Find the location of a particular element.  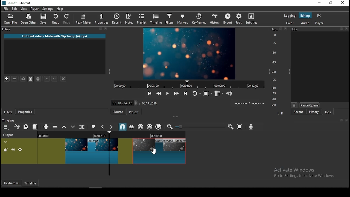

open other is located at coordinates (29, 20).